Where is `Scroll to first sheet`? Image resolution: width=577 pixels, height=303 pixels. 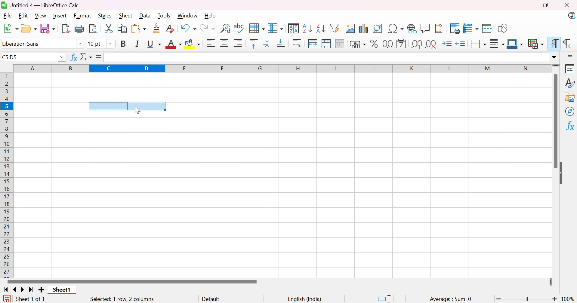 Scroll to first sheet is located at coordinates (5, 290).